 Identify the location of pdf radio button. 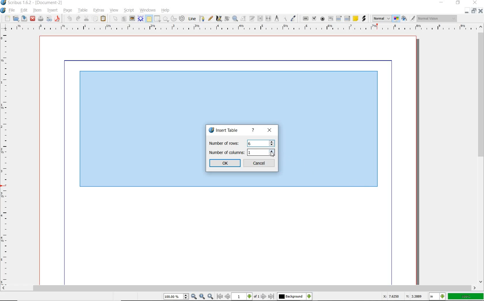
(323, 19).